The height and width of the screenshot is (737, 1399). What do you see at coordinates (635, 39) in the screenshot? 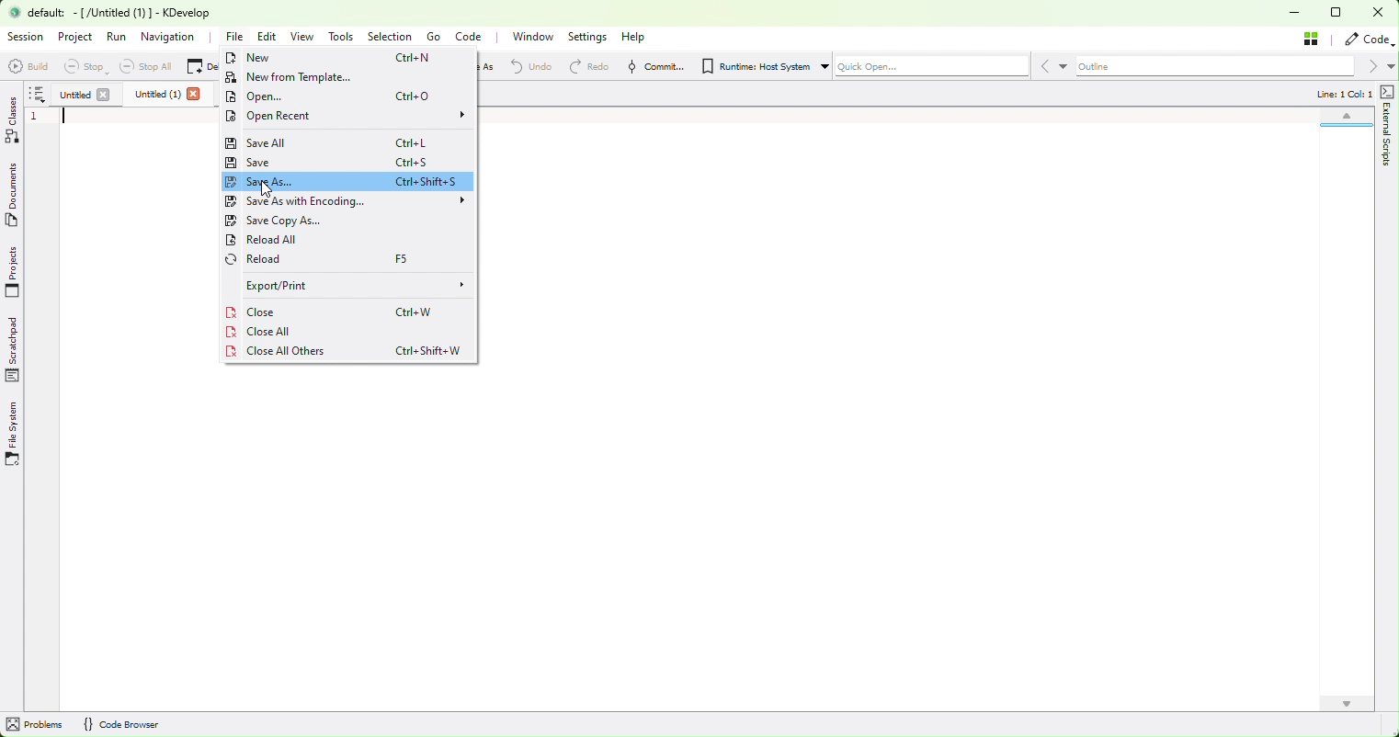
I see `Help` at bounding box center [635, 39].